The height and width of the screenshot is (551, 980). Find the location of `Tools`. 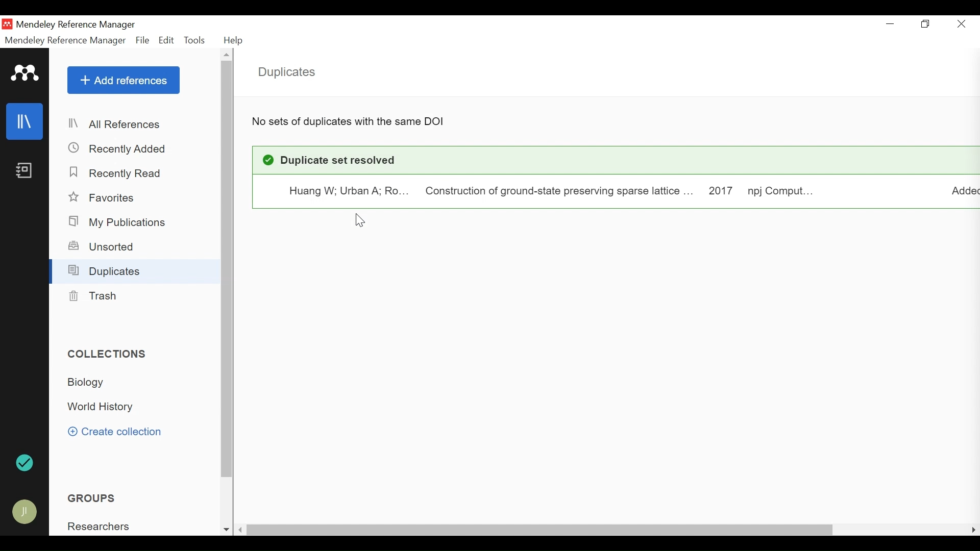

Tools is located at coordinates (195, 41).